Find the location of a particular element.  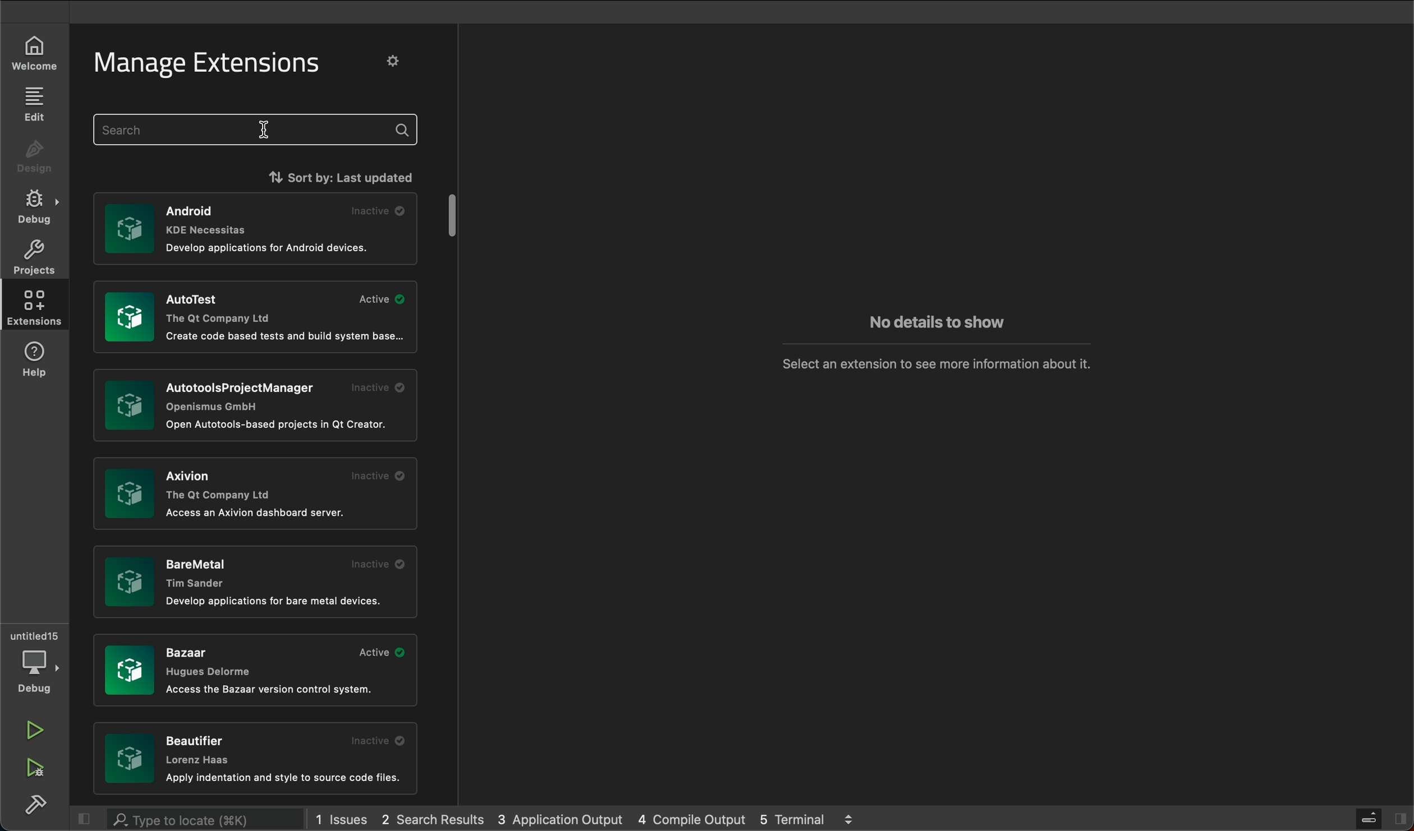

no extension message is located at coordinates (937, 362).